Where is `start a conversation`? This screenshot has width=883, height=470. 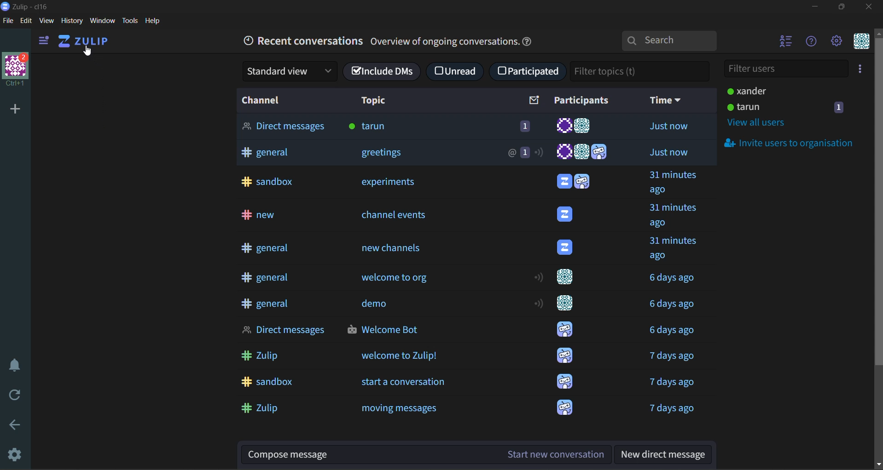
start a conversation is located at coordinates (406, 380).